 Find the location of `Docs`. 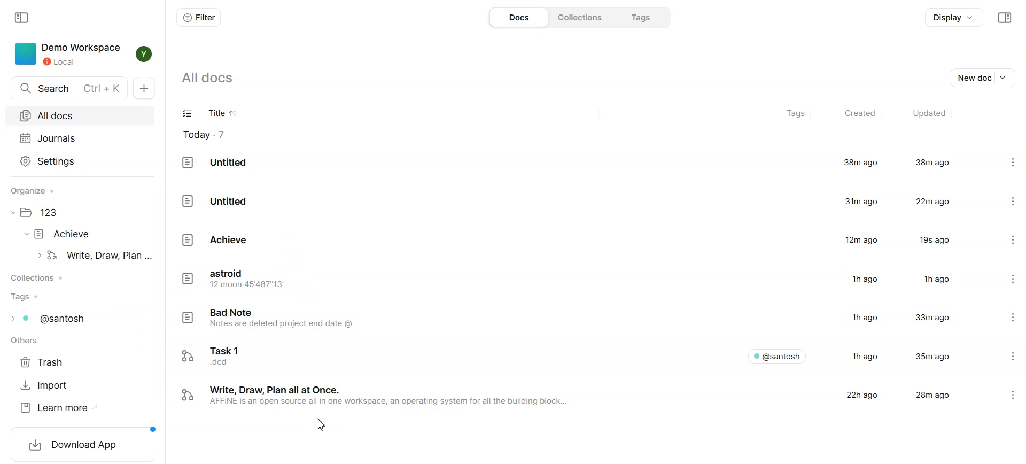

Docs is located at coordinates (518, 17).